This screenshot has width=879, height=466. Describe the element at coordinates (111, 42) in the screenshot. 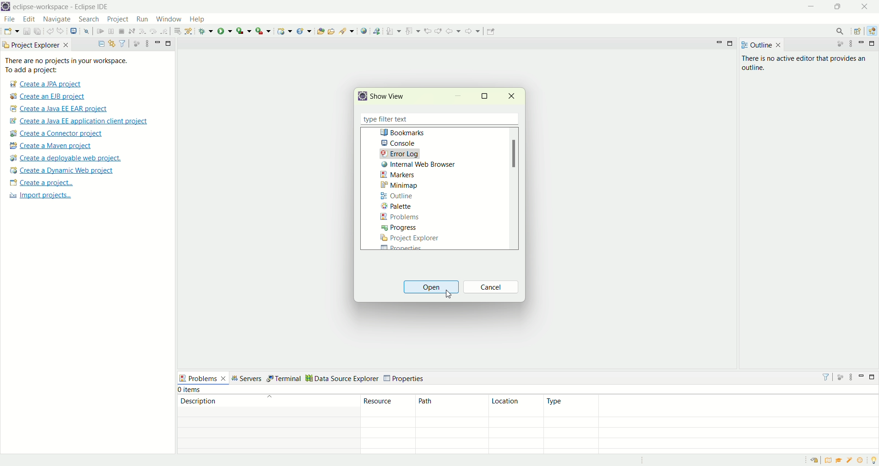

I see `link with editor` at that location.